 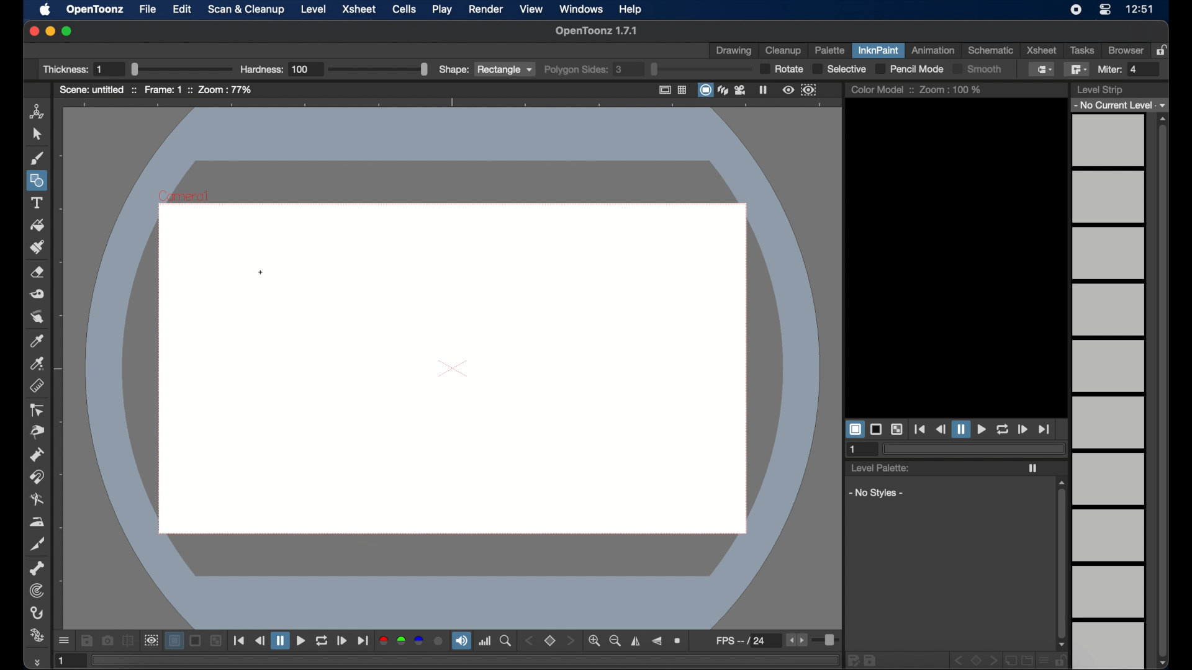 I want to click on maximize, so click(x=68, y=31).